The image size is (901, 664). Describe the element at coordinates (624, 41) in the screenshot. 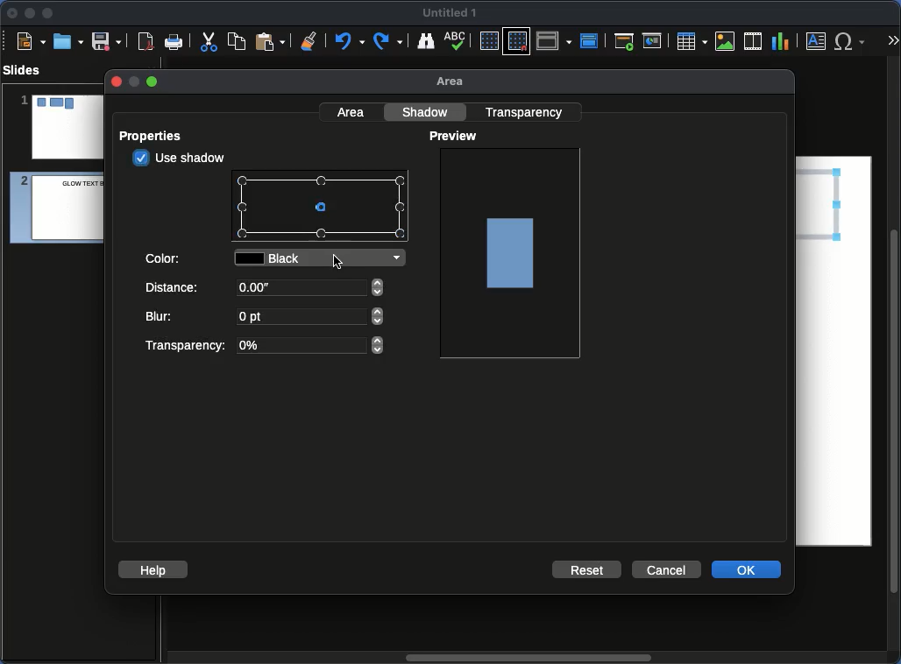

I see `First slide` at that location.